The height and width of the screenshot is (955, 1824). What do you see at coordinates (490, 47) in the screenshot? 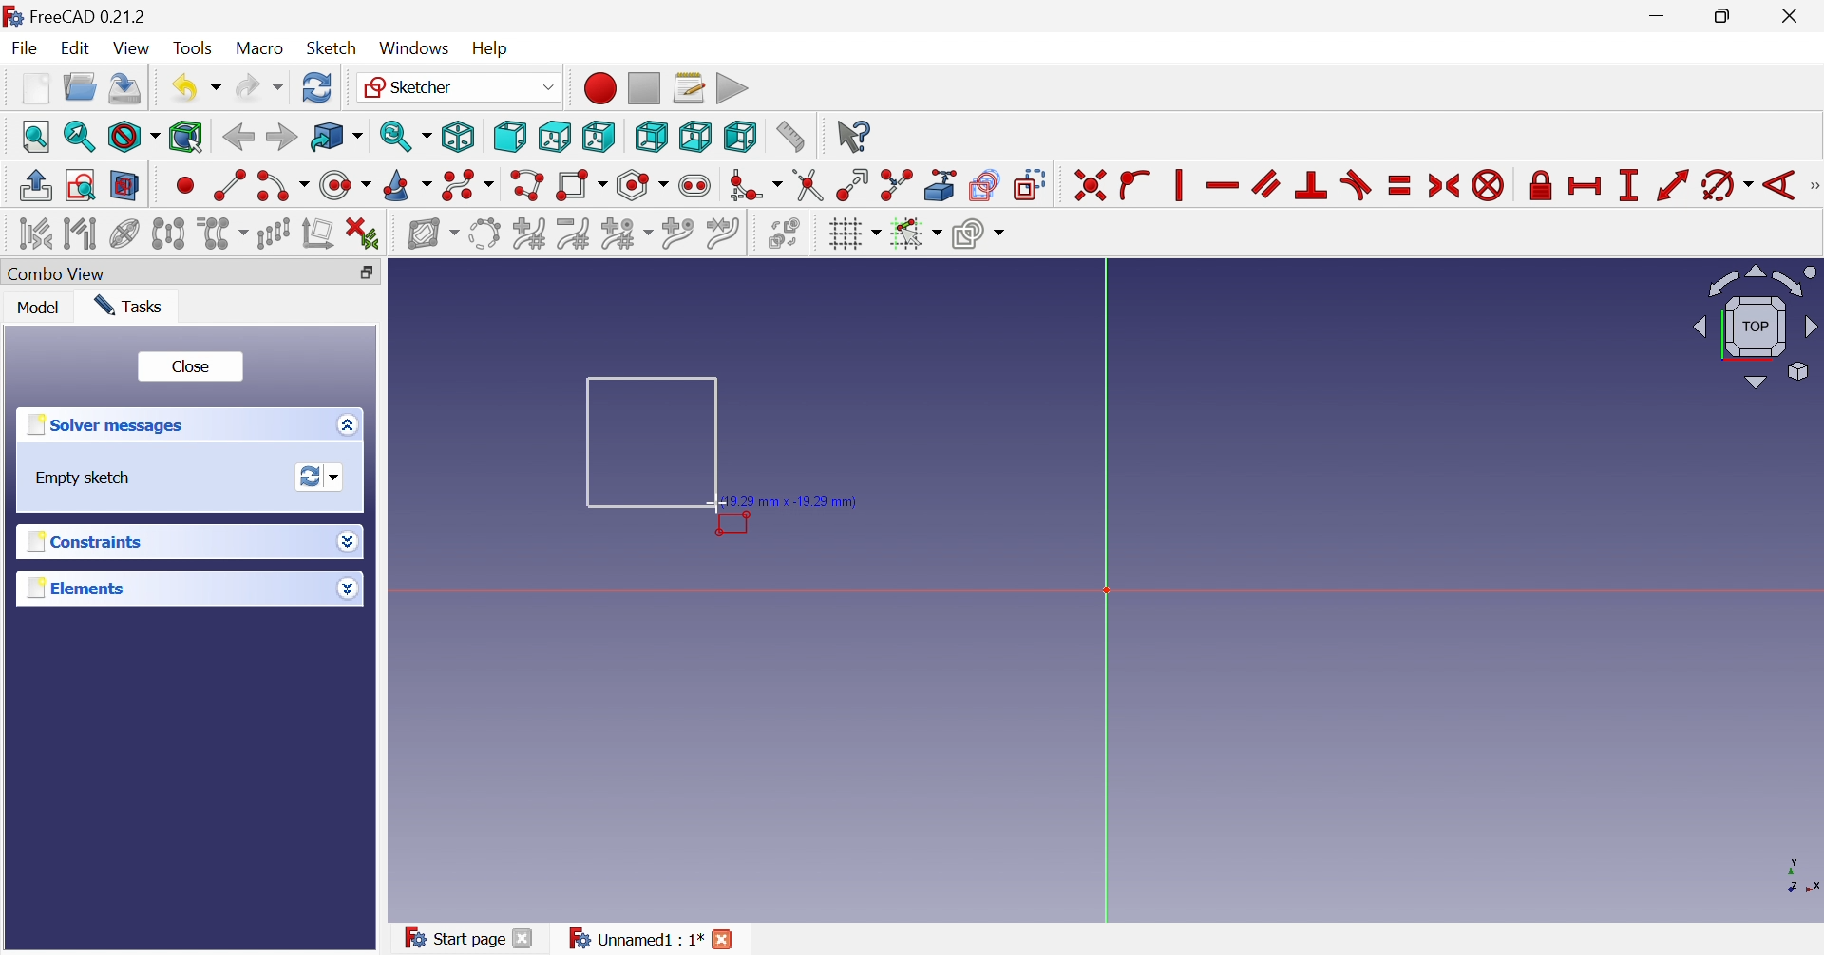
I see `Help` at bounding box center [490, 47].